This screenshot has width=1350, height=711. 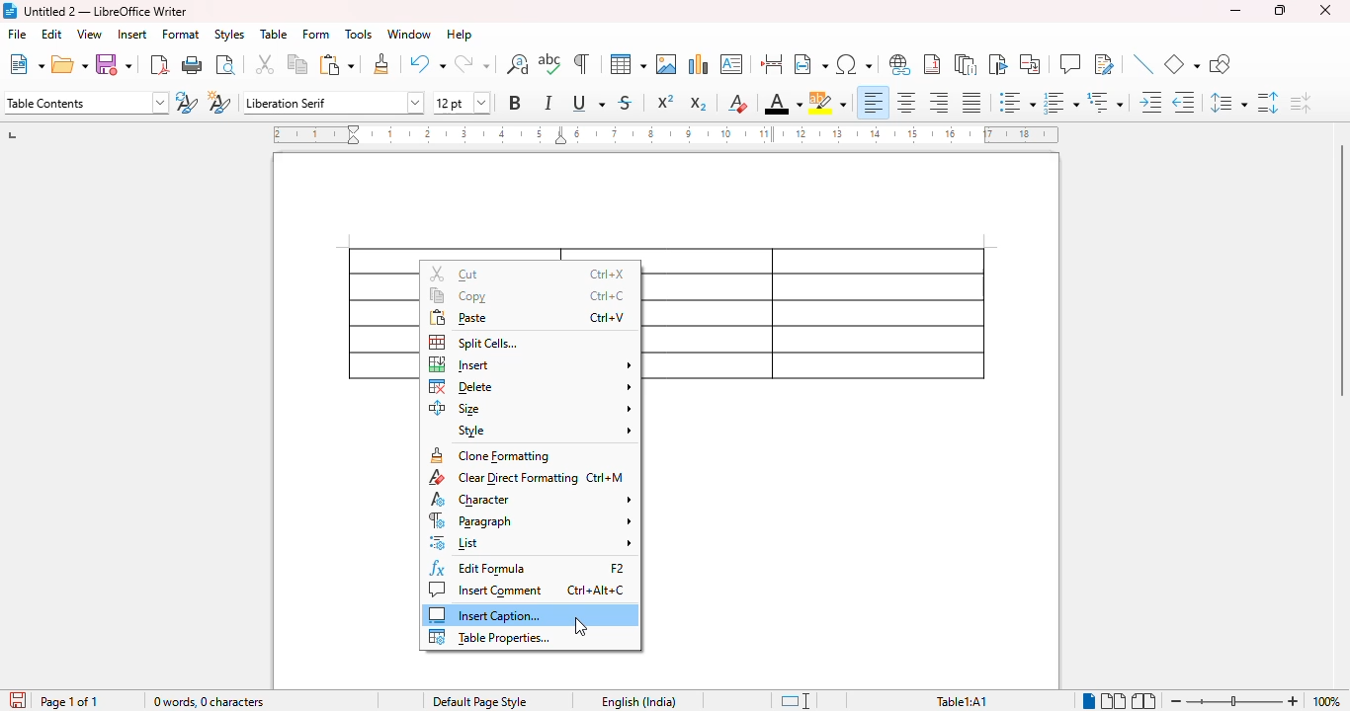 What do you see at coordinates (159, 65) in the screenshot?
I see `export directly as PDF` at bounding box center [159, 65].